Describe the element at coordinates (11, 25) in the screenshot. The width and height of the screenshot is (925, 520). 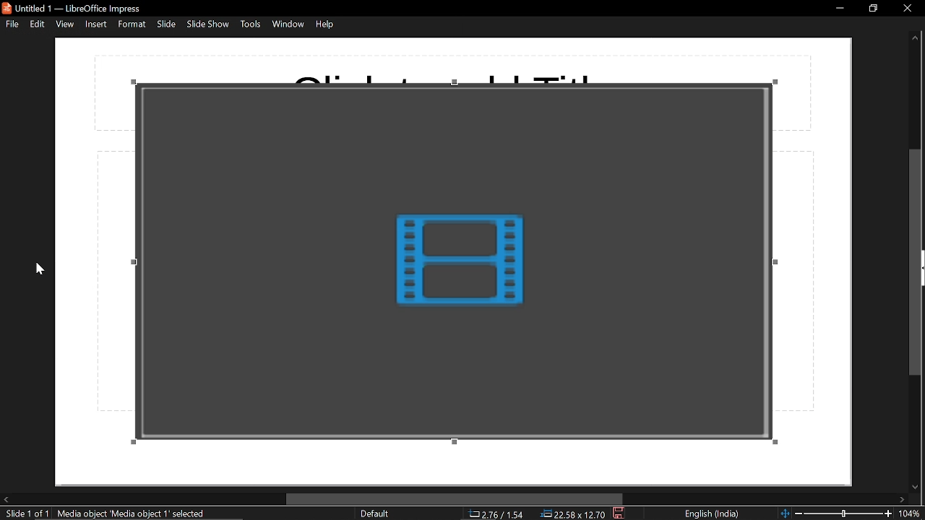
I see `file` at that location.